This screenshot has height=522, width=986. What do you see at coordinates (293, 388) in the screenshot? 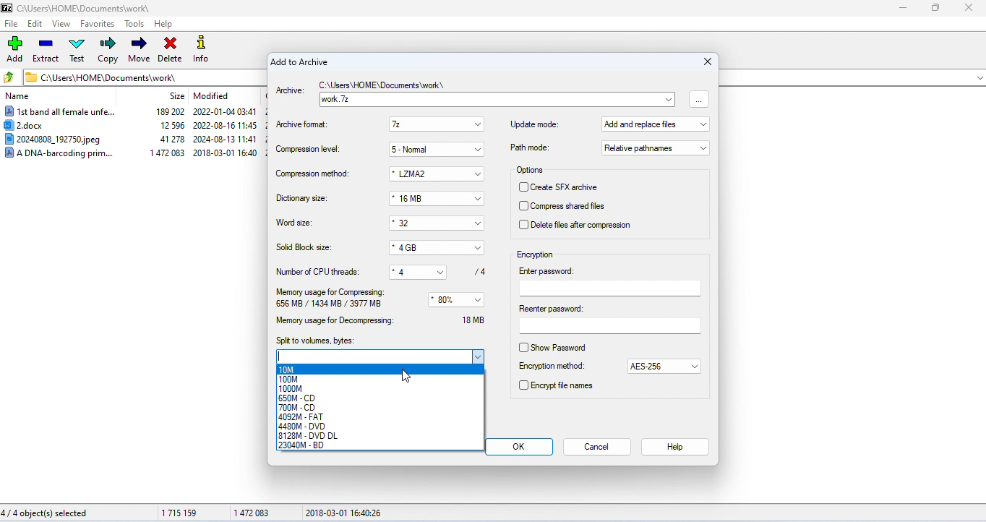
I see `1000M` at bounding box center [293, 388].